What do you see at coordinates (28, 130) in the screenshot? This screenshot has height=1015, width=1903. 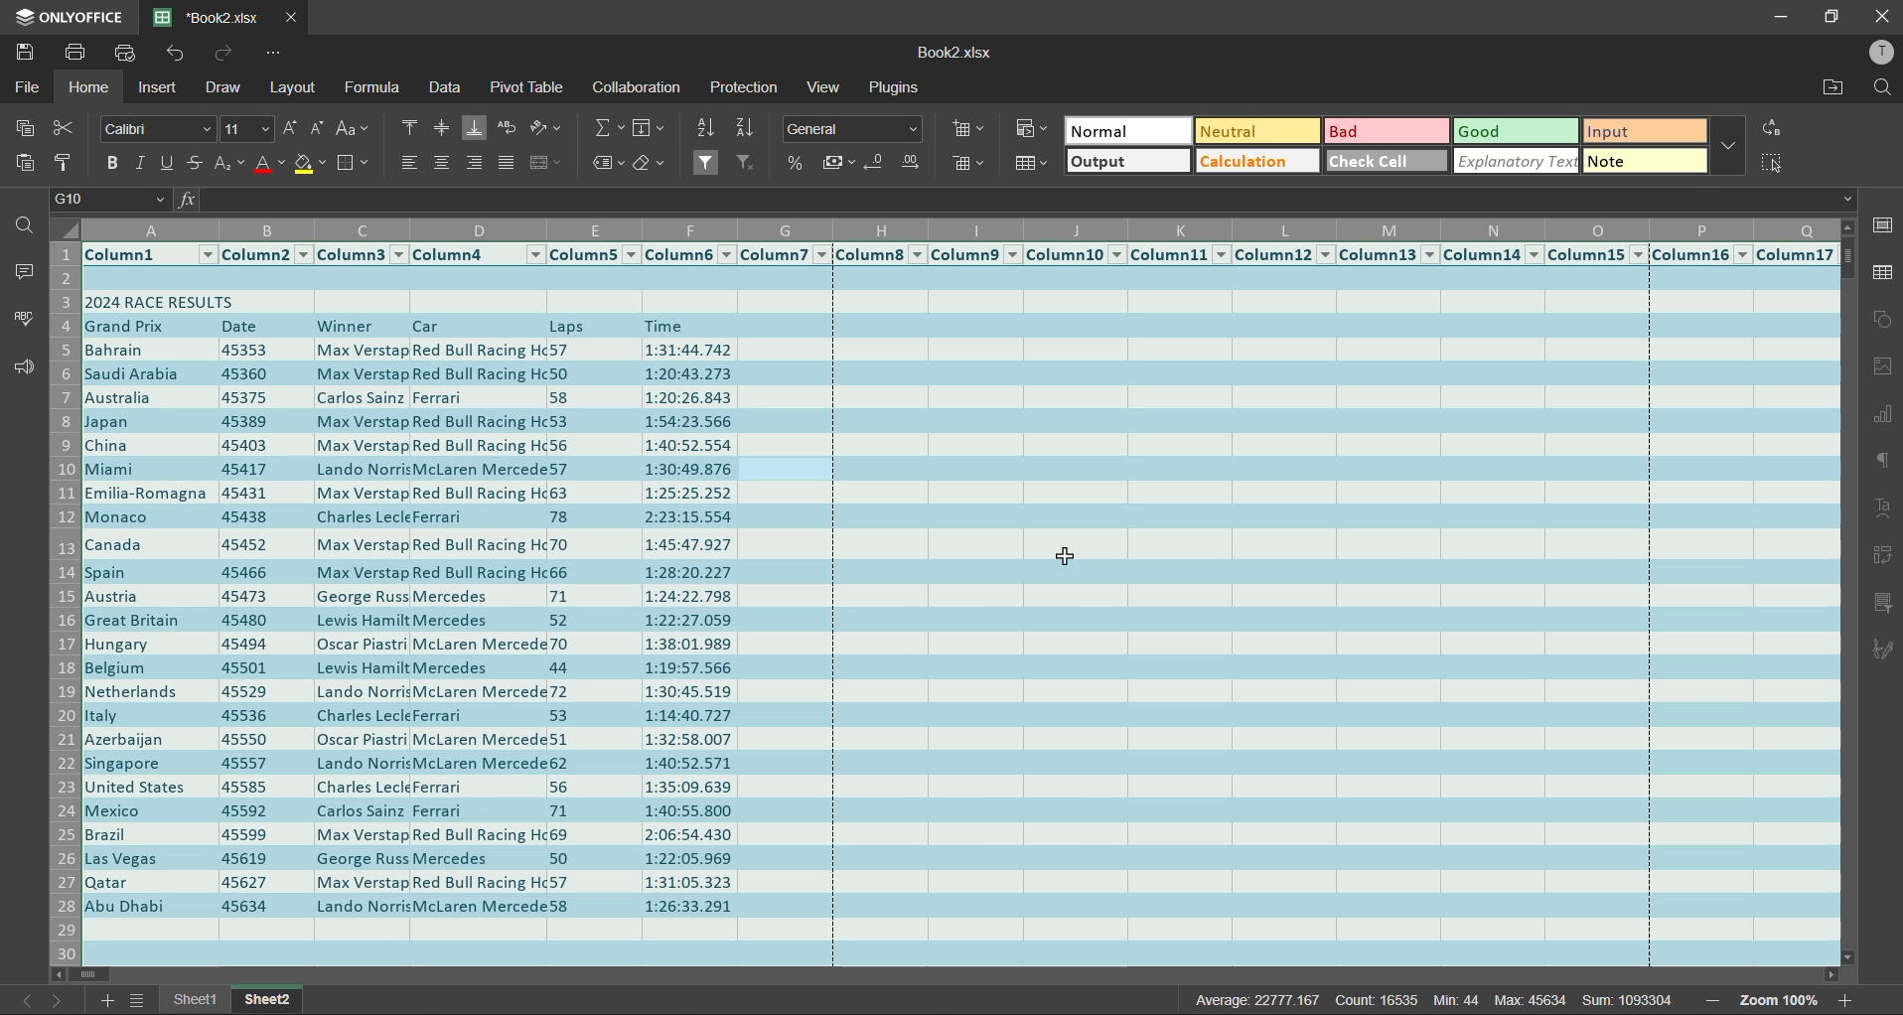 I see `copy` at bounding box center [28, 130].